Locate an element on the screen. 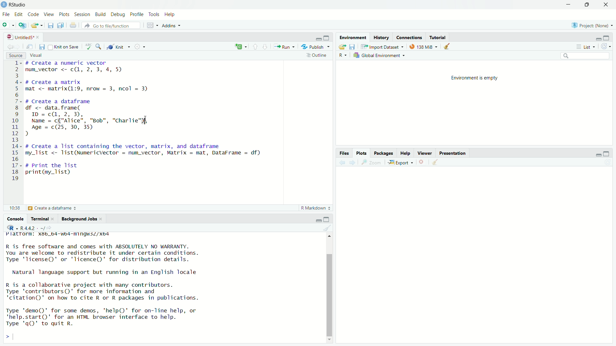 The image size is (616, 346). save is located at coordinates (50, 27).